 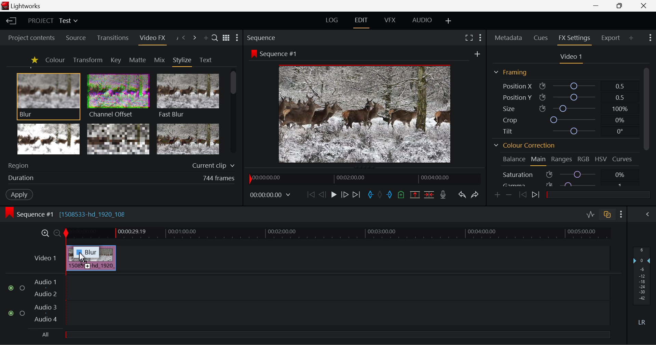 I want to click on Remove keyframe, so click(x=509, y=194).